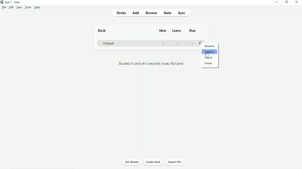 The height and width of the screenshot is (169, 302). I want to click on Options, so click(210, 52).